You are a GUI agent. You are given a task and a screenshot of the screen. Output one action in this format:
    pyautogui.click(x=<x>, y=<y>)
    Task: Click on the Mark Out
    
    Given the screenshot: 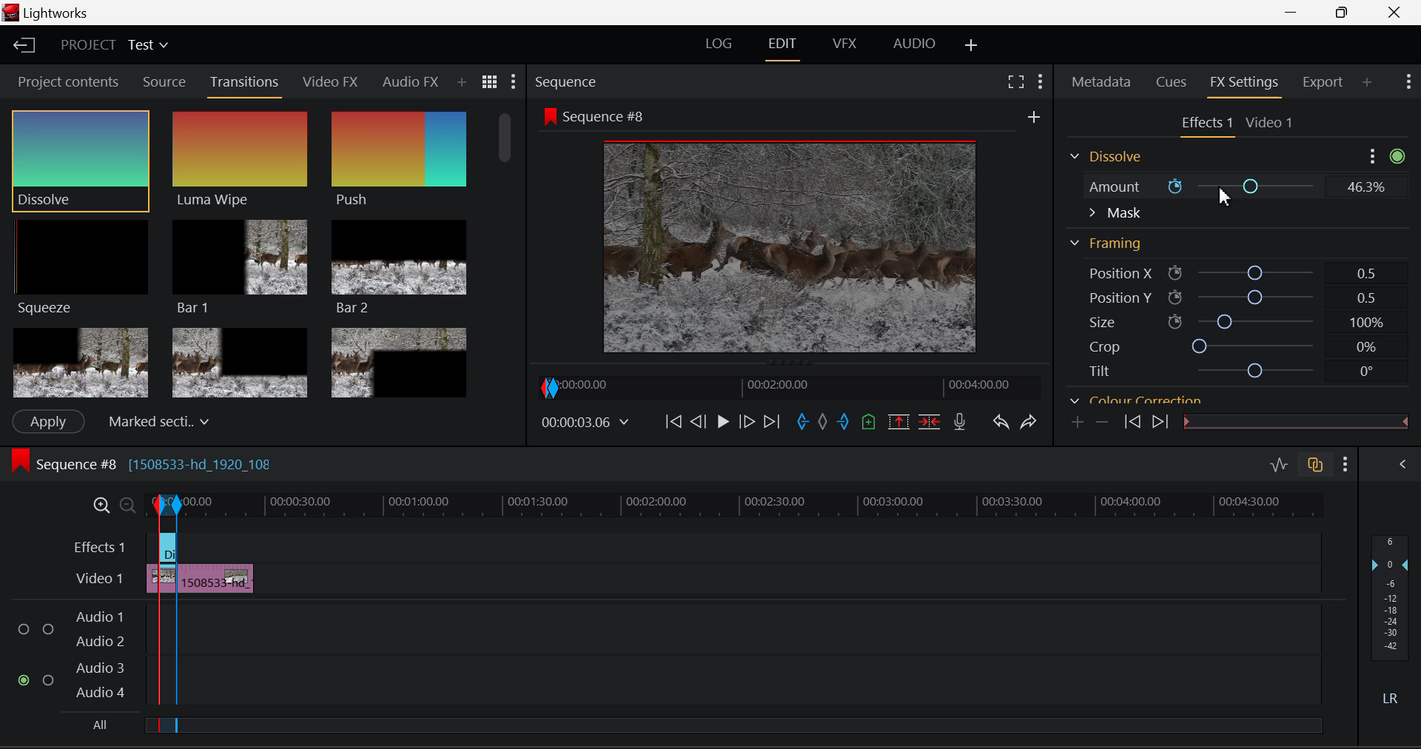 What is the action you would take?
    pyautogui.click(x=844, y=424)
    